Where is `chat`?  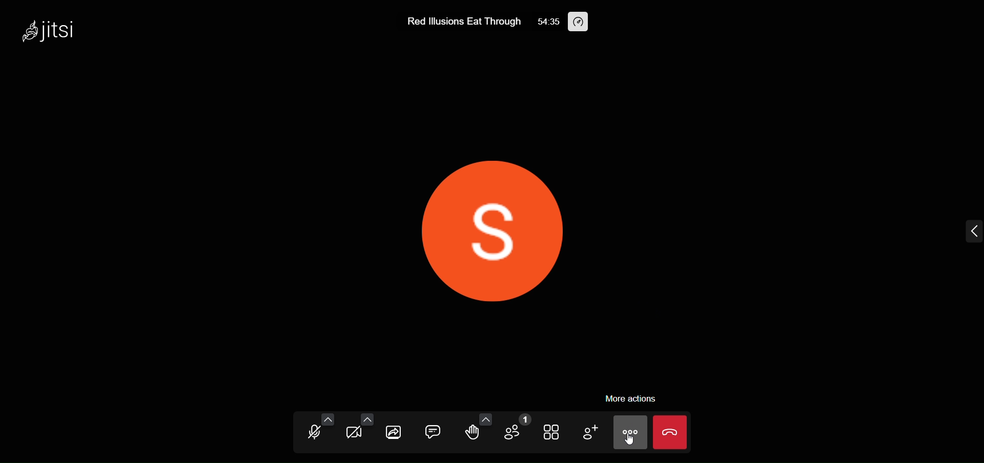 chat is located at coordinates (433, 429).